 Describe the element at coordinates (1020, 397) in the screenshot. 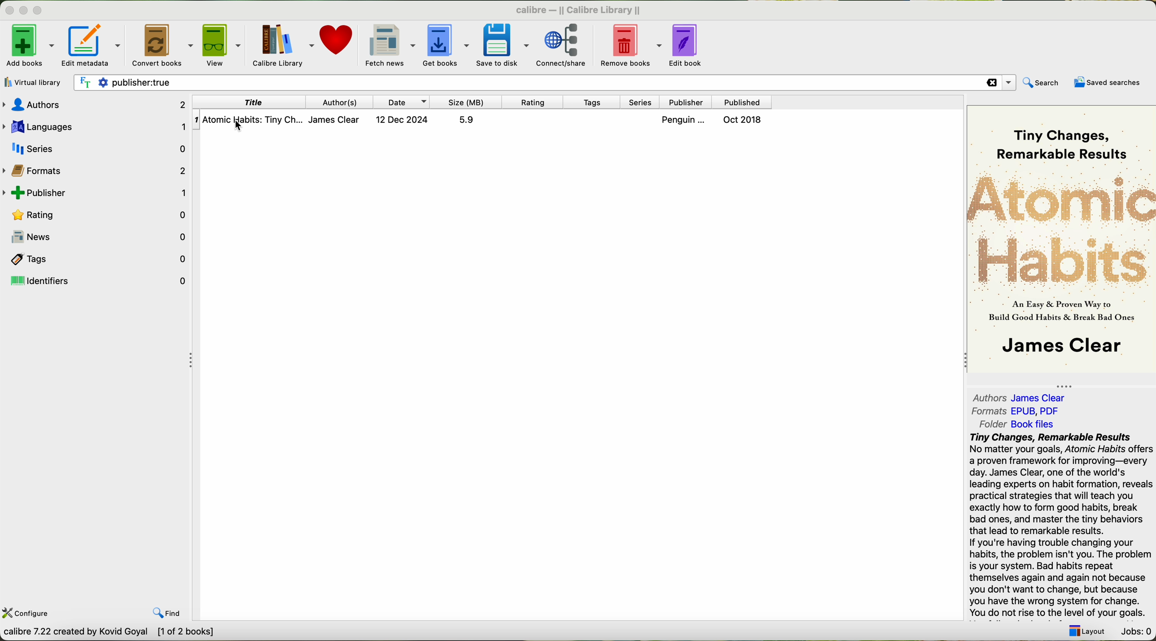

I see `authors` at that location.